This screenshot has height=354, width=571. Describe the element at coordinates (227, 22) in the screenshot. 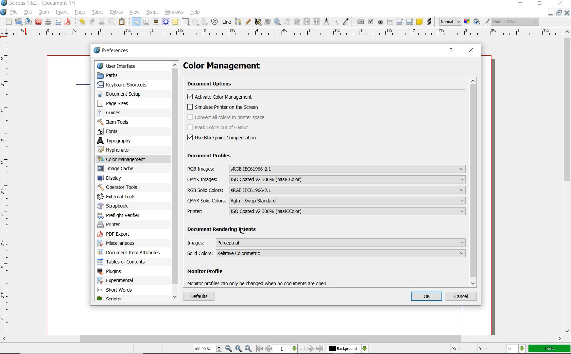

I see `line` at that location.